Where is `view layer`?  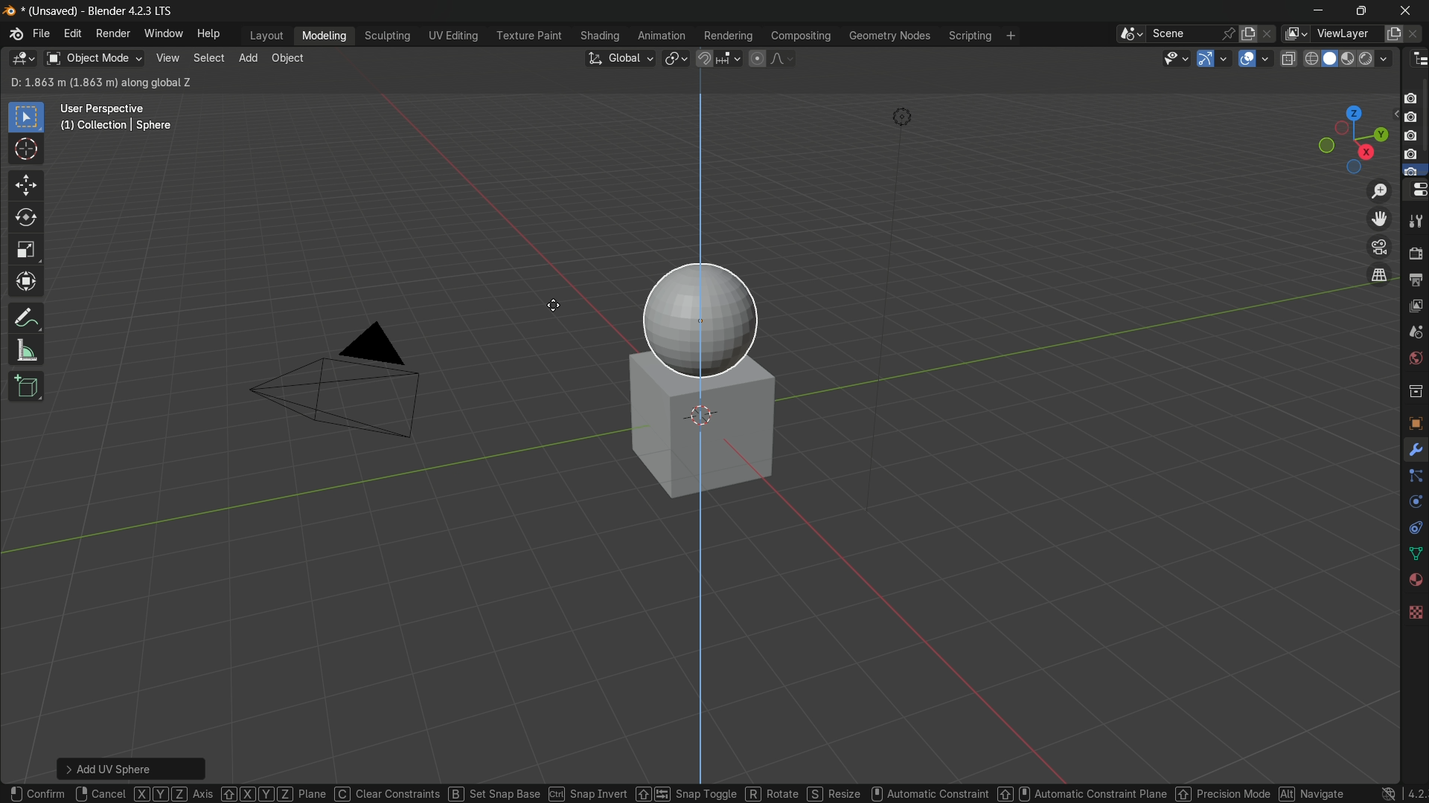 view layer is located at coordinates (1416, 306).